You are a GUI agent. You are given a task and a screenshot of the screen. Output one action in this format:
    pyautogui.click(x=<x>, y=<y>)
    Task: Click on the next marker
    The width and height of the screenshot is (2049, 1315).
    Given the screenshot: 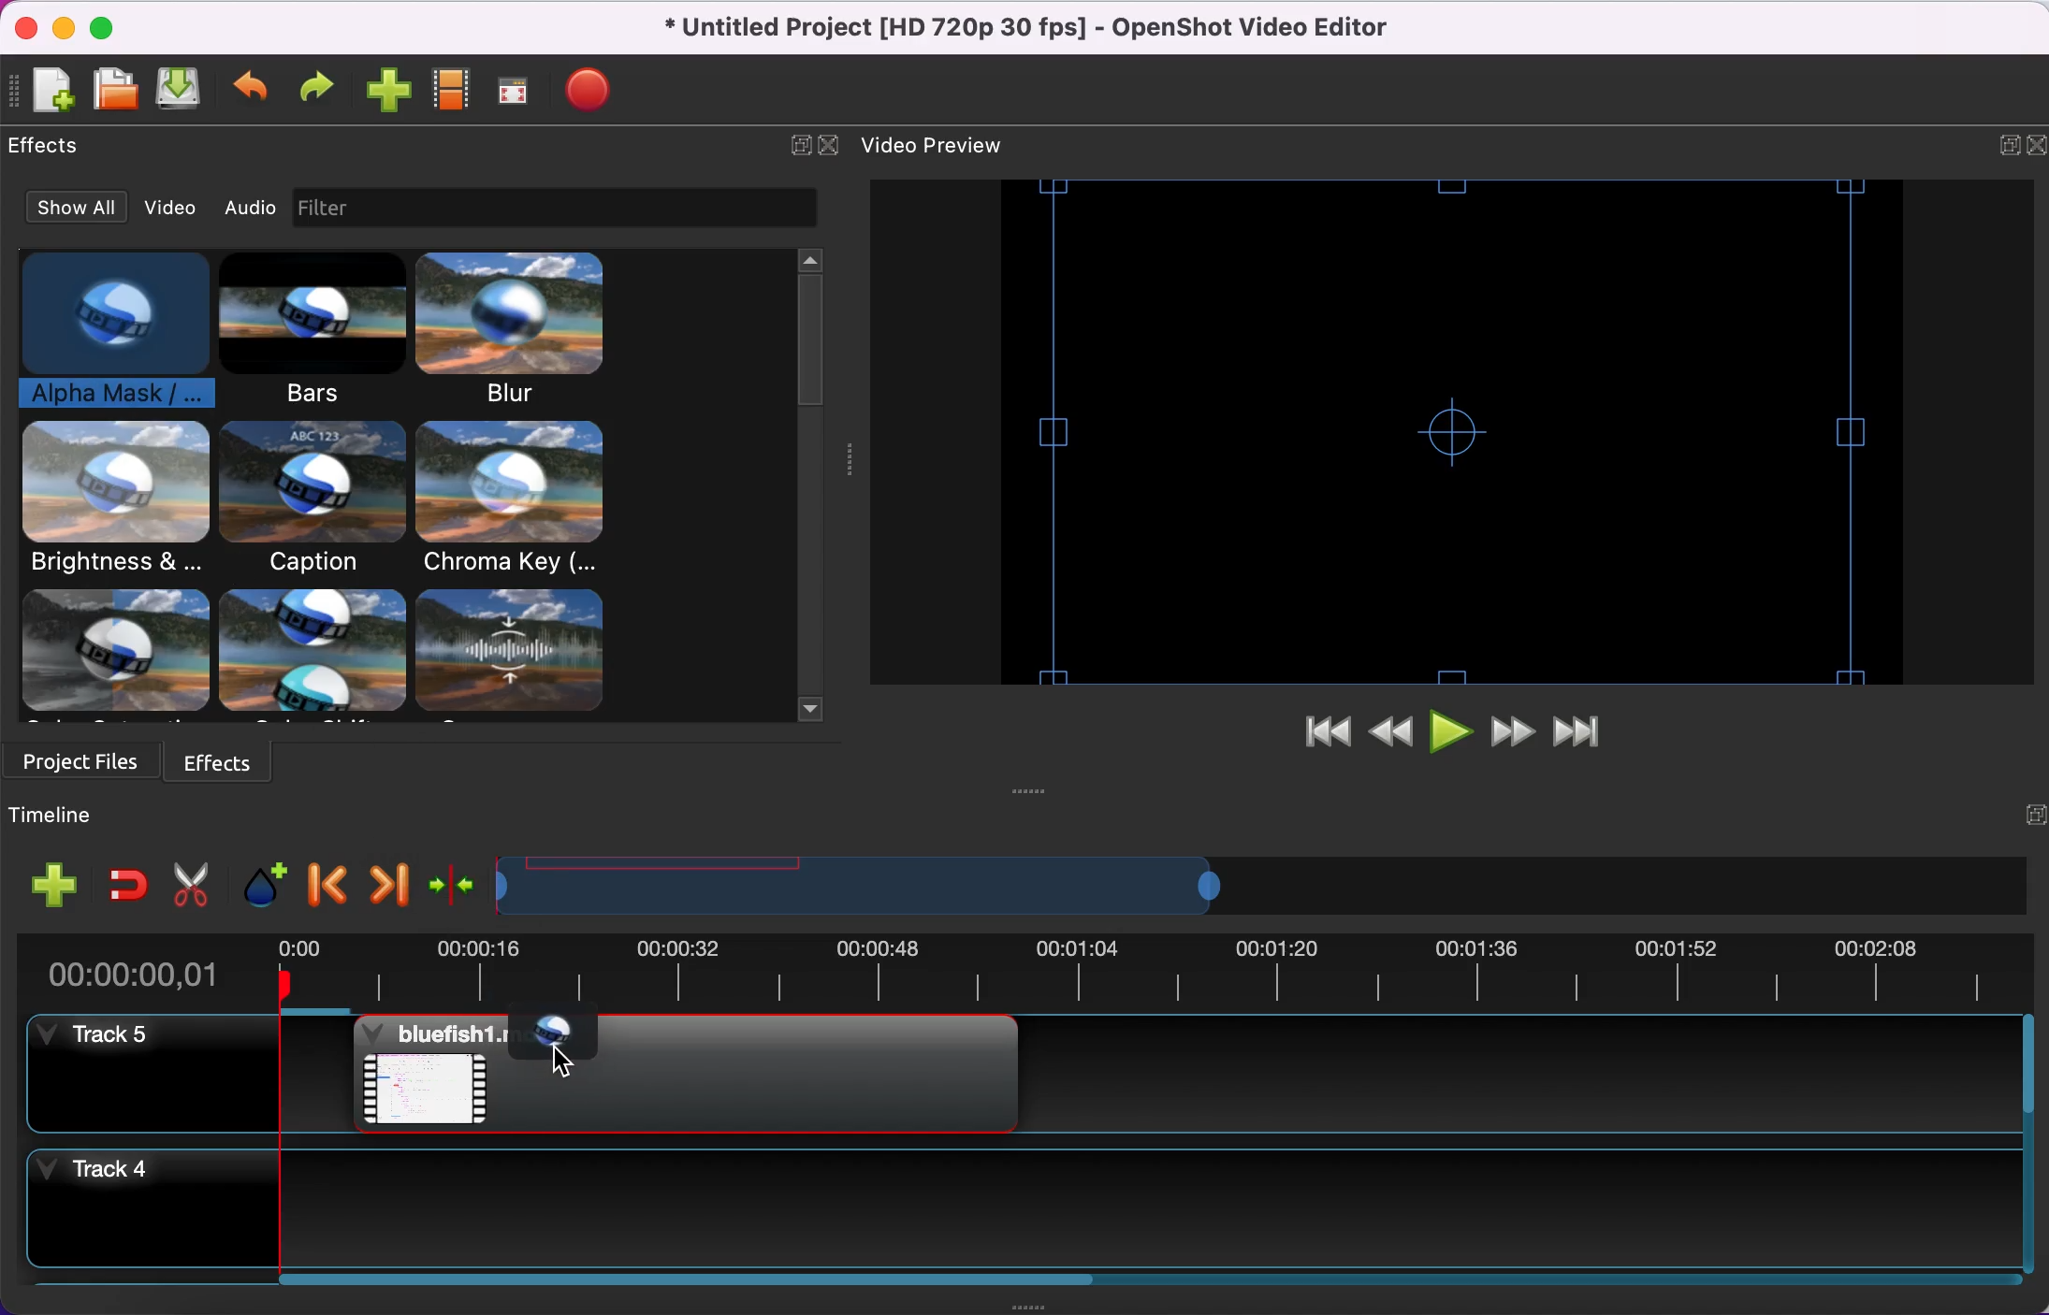 What is the action you would take?
    pyautogui.click(x=385, y=884)
    